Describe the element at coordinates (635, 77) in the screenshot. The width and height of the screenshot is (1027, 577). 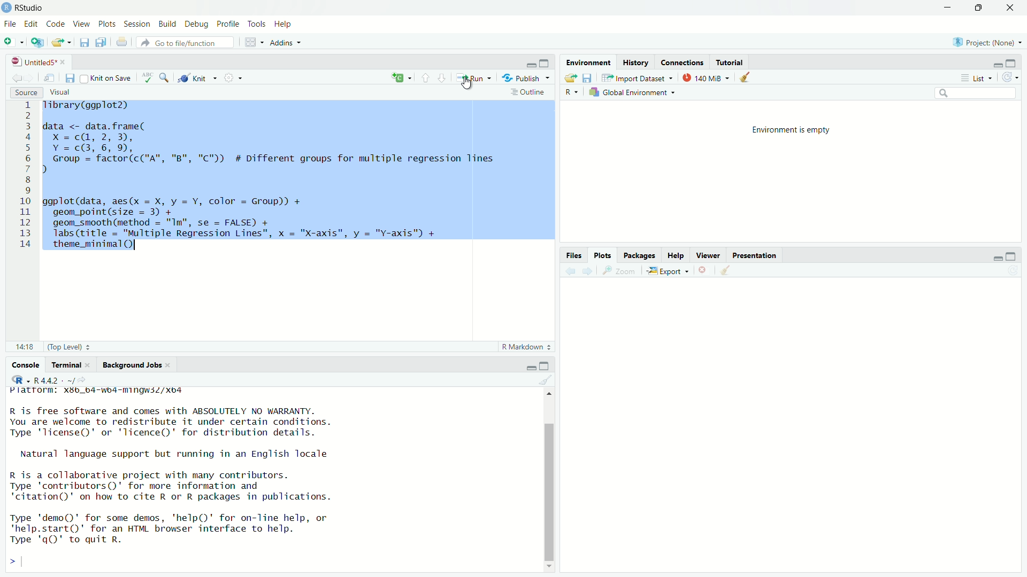
I see `Import Dataset` at that location.